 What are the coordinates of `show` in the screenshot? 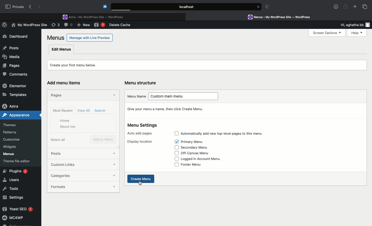 It's located at (112, 165).